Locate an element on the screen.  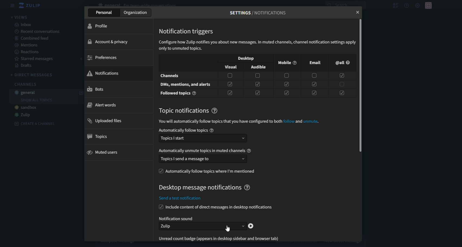
organization is located at coordinates (137, 13).